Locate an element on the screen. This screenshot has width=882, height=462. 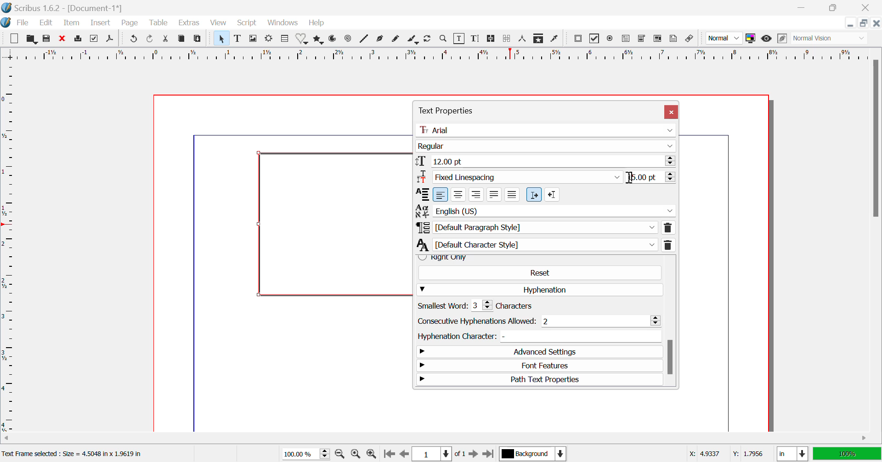
Reset is located at coordinates (540, 272).